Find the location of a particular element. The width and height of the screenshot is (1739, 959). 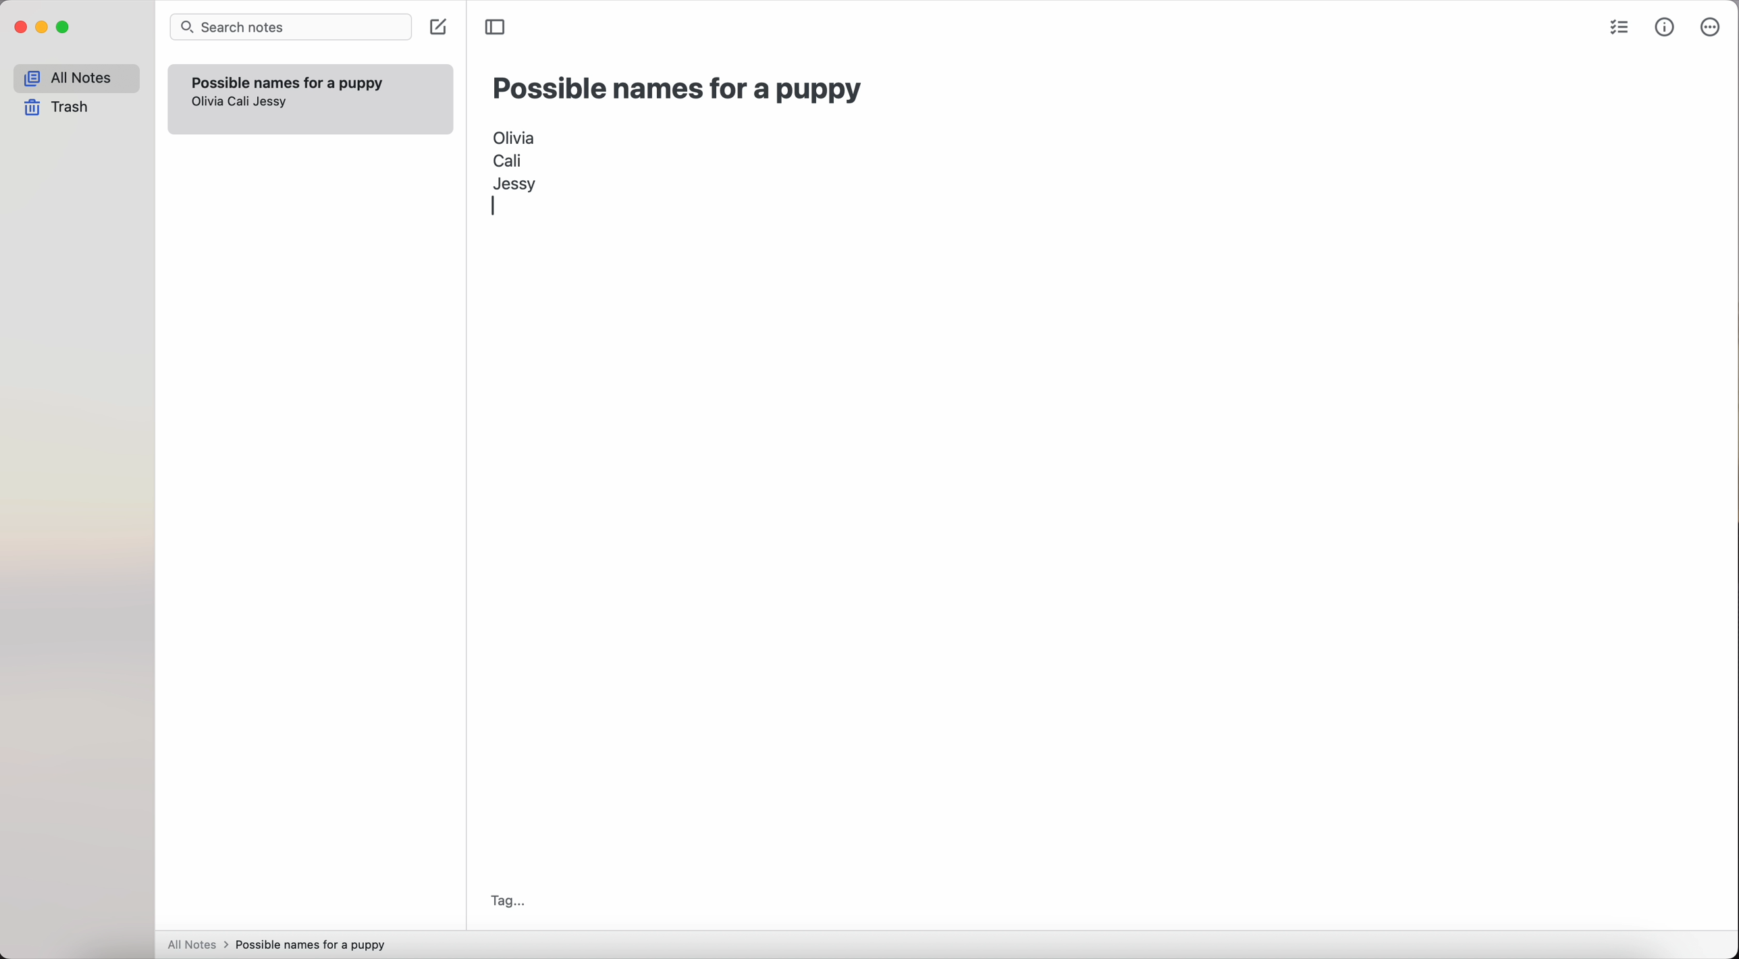

possible names for a puppy is located at coordinates (678, 89).